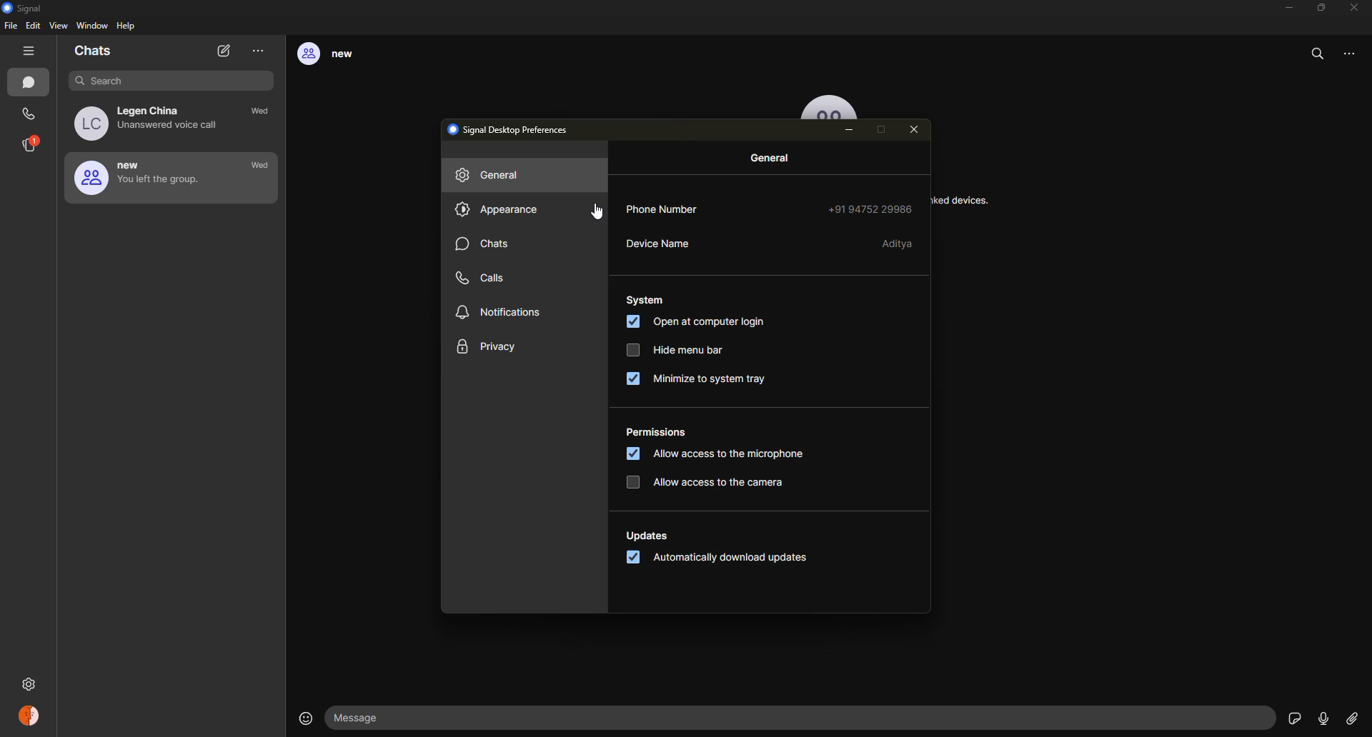  Describe the element at coordinates (773, 159) in the screenshot. I see `general` at that location.